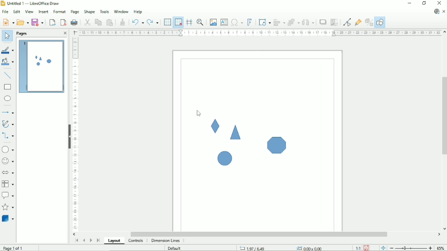 The height and width of the screenshot is (251, 447). Describe the element at coordinates (260, 32) in the screenshot. I see `Horizontal scale` at that location.